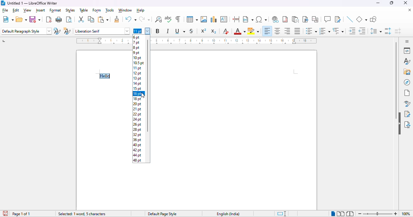 The height and width of the screenshot is (217, 413). What do you see at coordinates (408, 114) in the screenshot?
I see `manage changes` at bounding box center [408, 114].